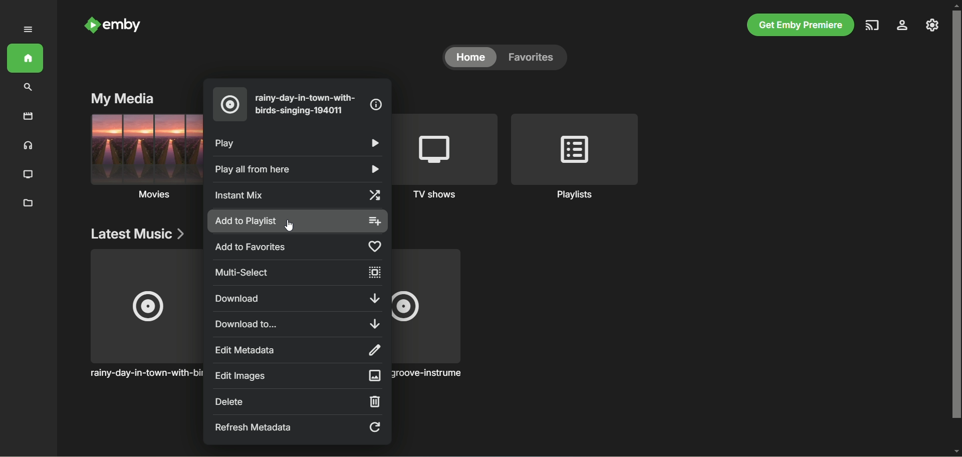 This screenshot has width=962, height=457. What do you see at coordinates (932, 25) in the screenshot?
I see `manage emby server` at bounding box center [932, 25].